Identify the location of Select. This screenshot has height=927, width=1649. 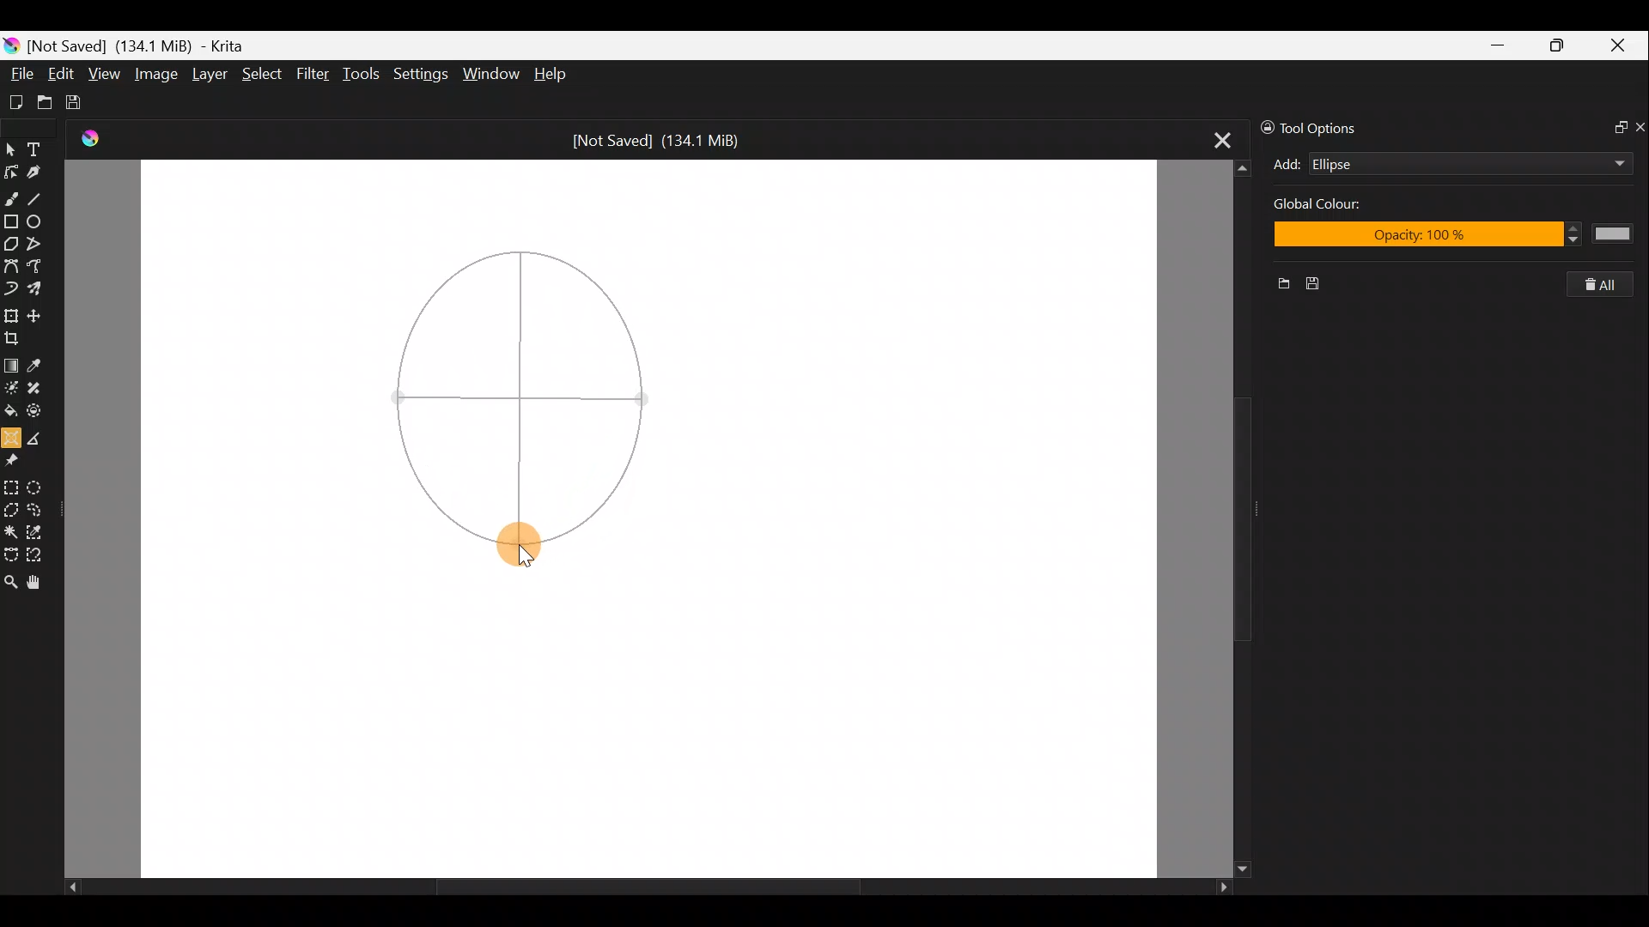
(262, 78).